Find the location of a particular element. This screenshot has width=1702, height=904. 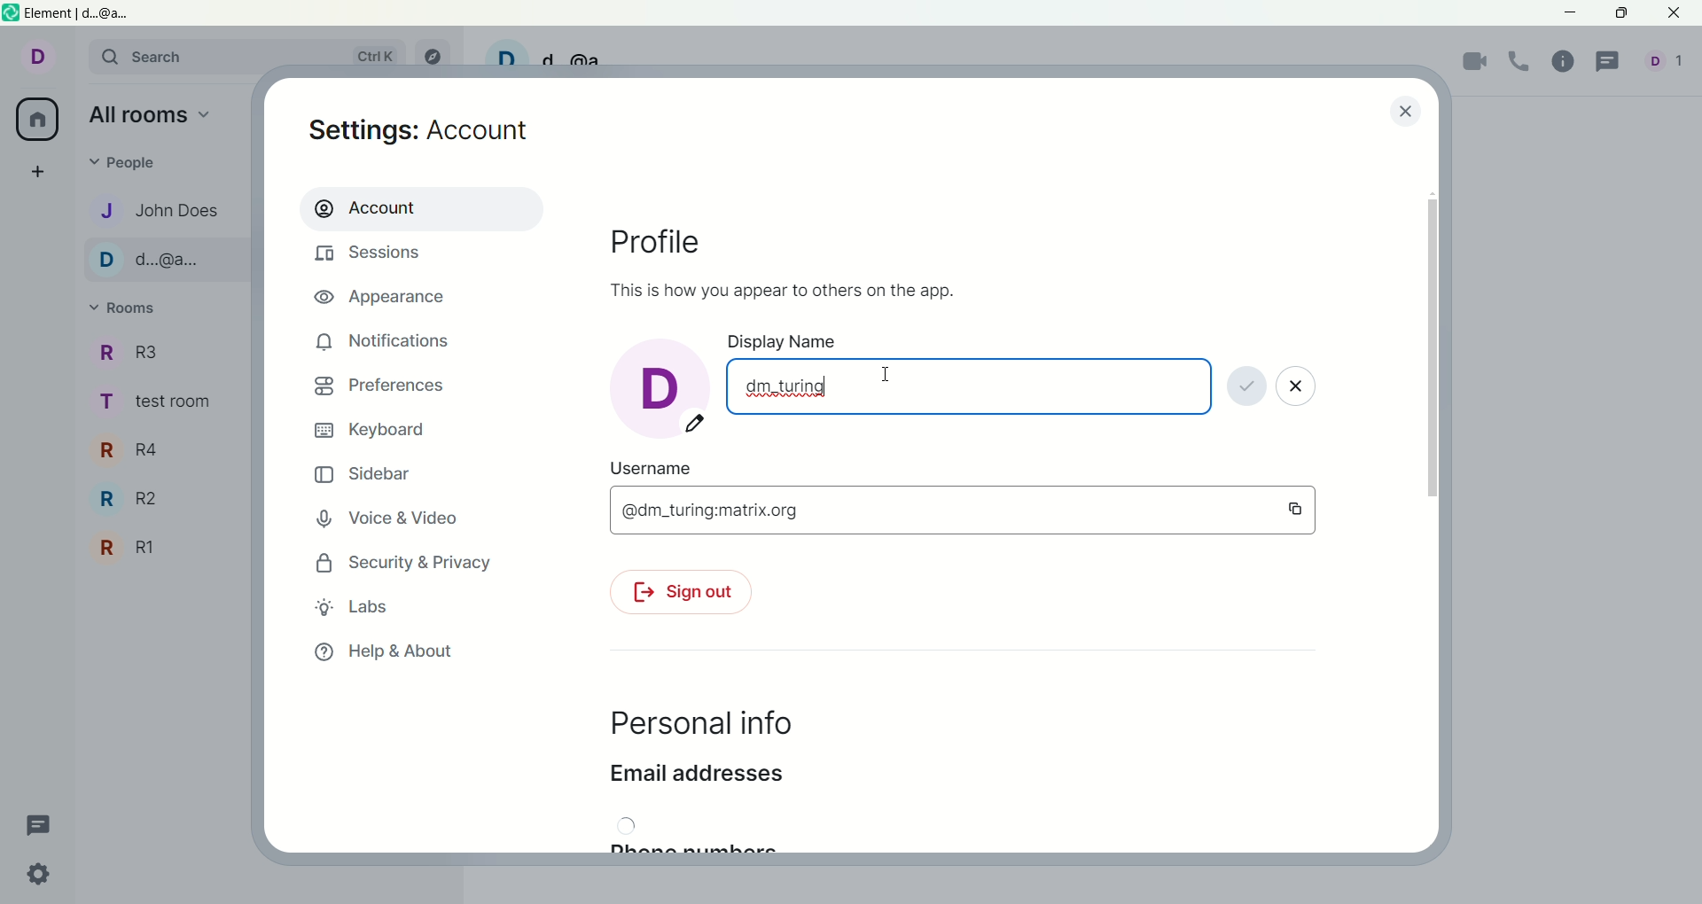

d is located at coordinates (659, 386).